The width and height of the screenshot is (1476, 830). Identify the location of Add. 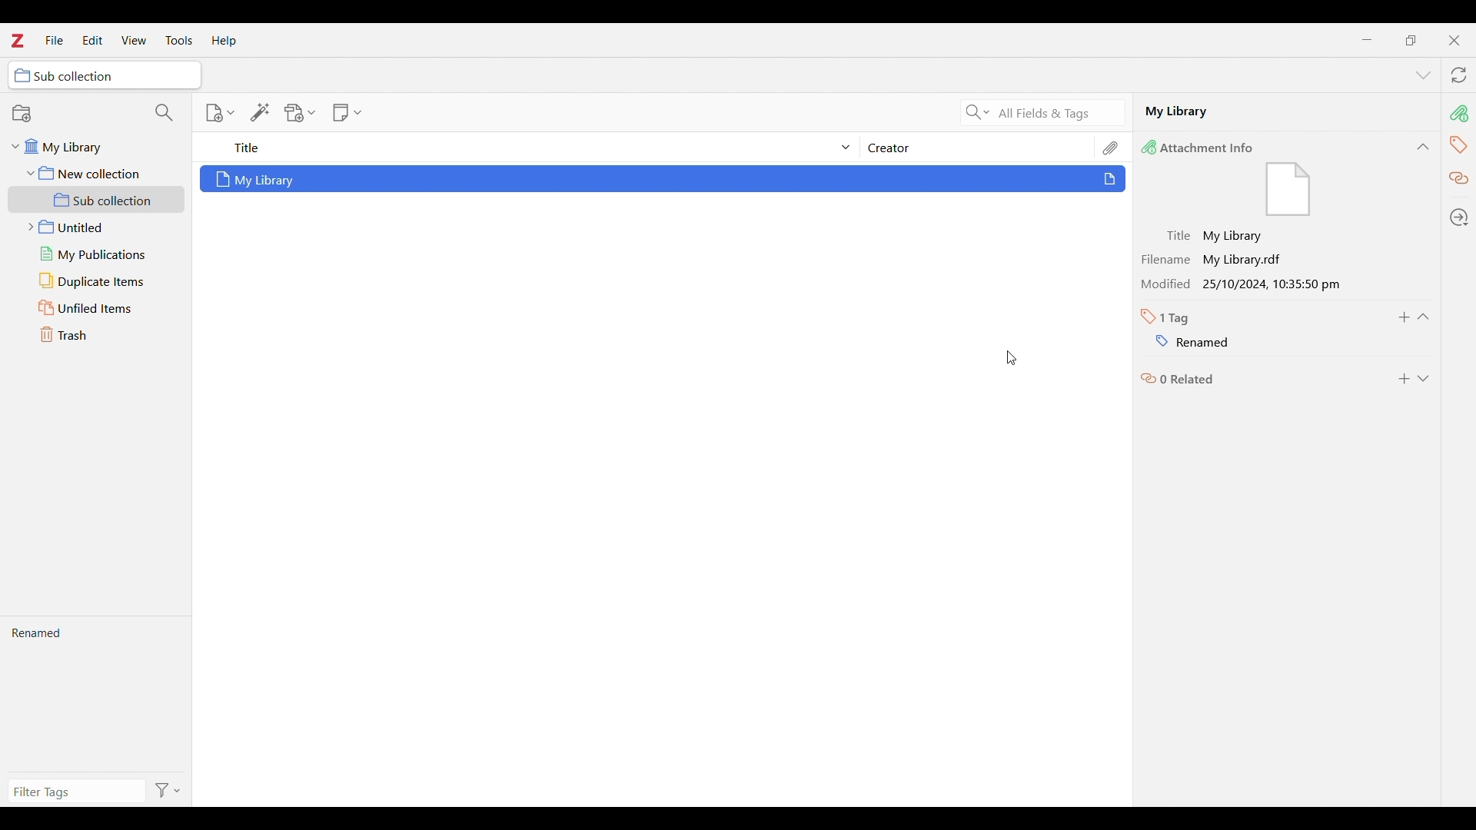
(1405, 317).